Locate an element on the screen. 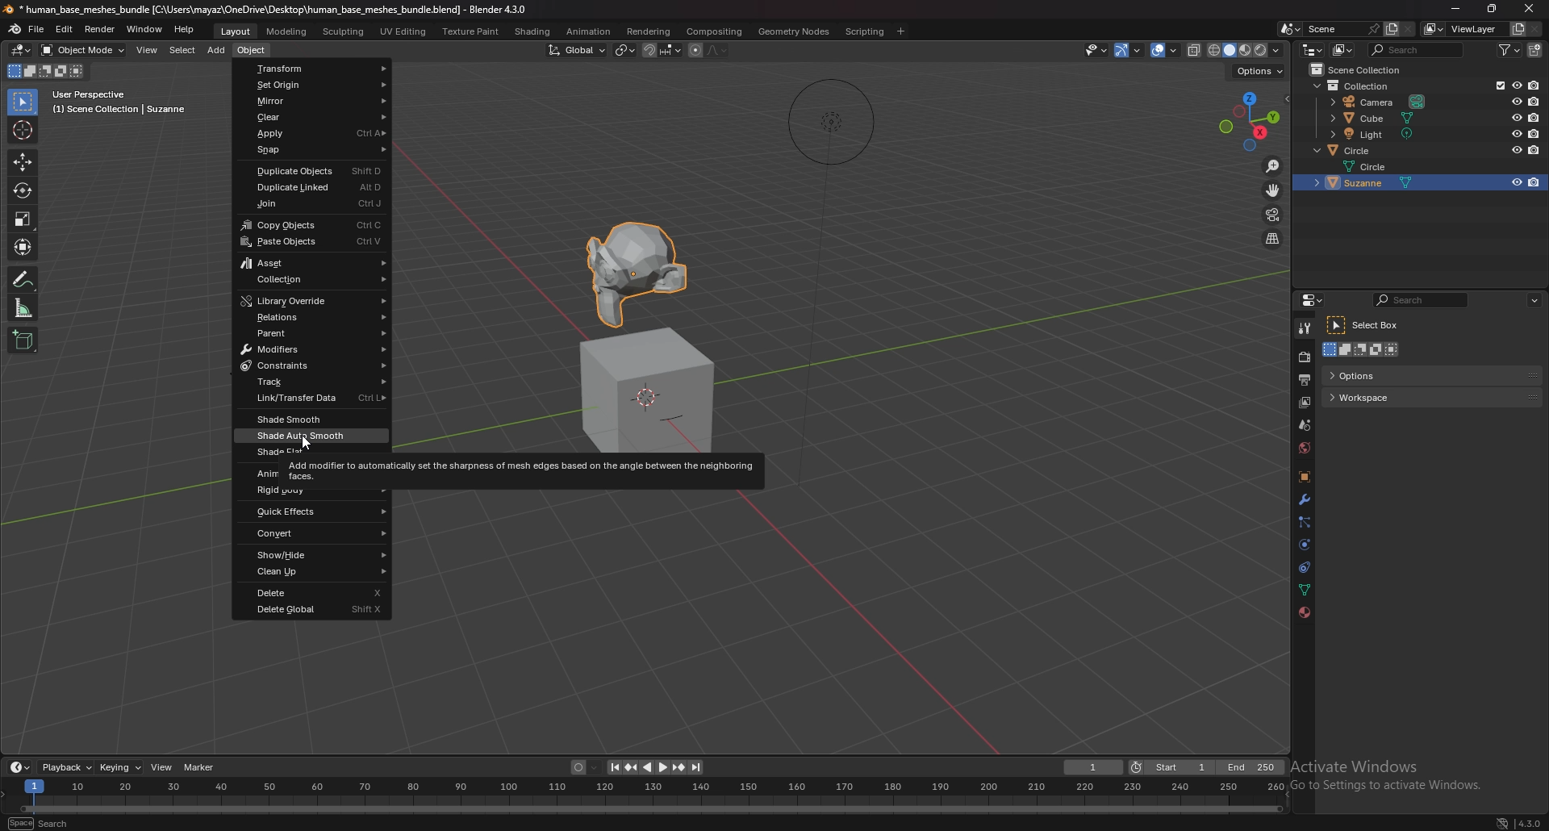 This screenshot has width=1549, height=831. add view layer is located at coordinates (1518, 27).